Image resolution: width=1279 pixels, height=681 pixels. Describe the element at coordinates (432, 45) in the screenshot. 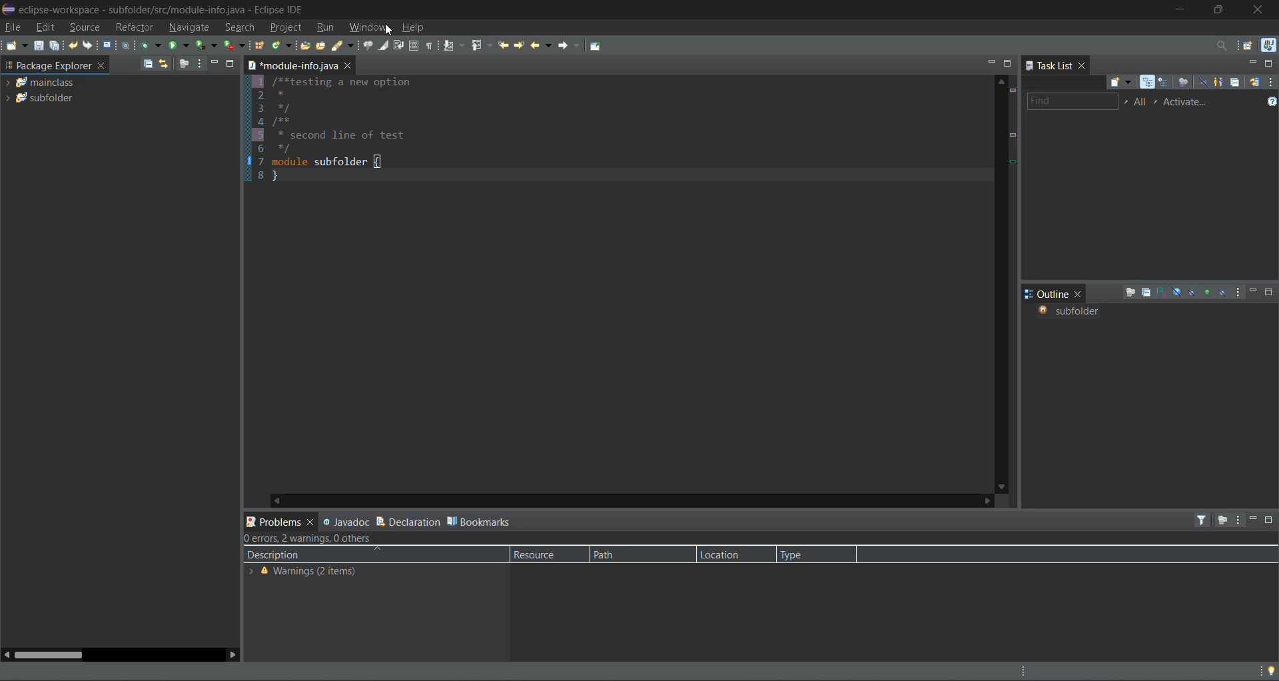

I see `show whitespace characters` at that location.